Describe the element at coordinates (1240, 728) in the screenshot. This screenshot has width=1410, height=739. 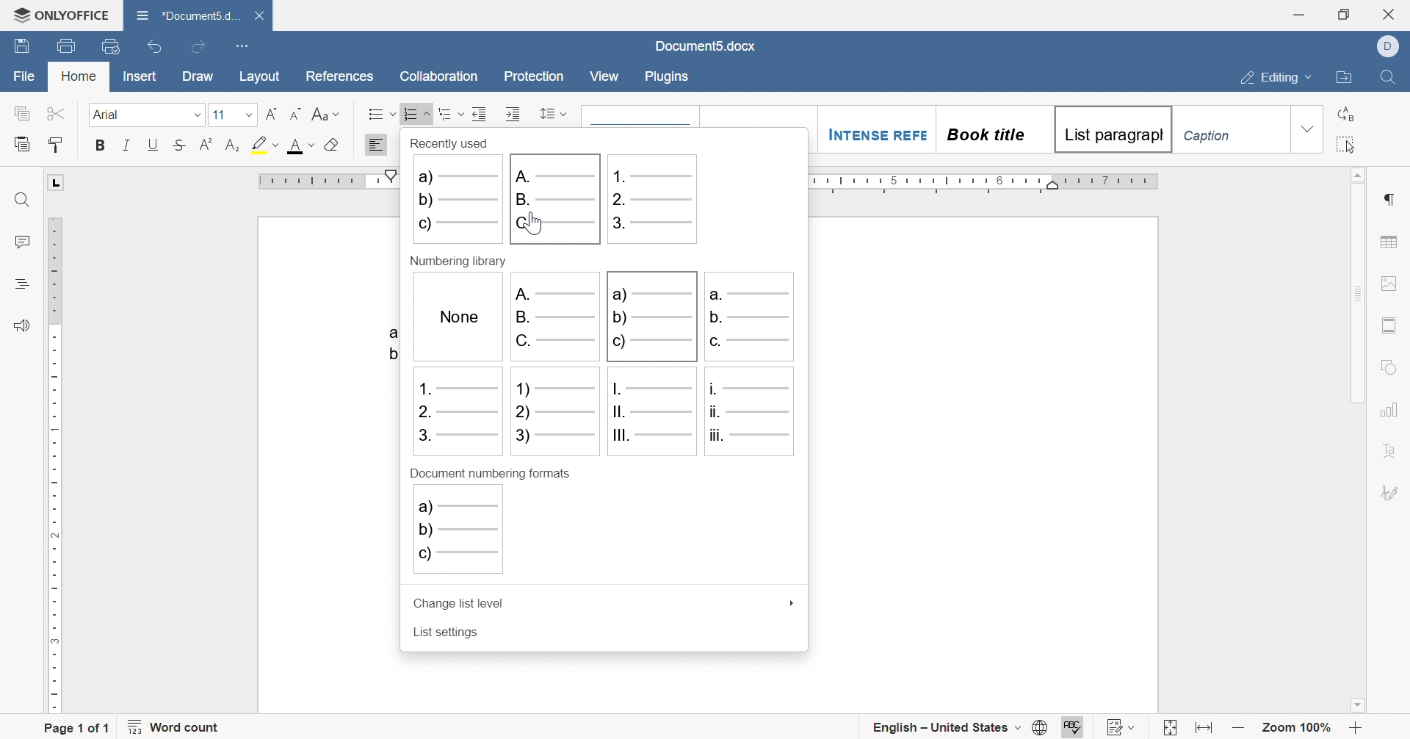
I see `zoom out` at that location.